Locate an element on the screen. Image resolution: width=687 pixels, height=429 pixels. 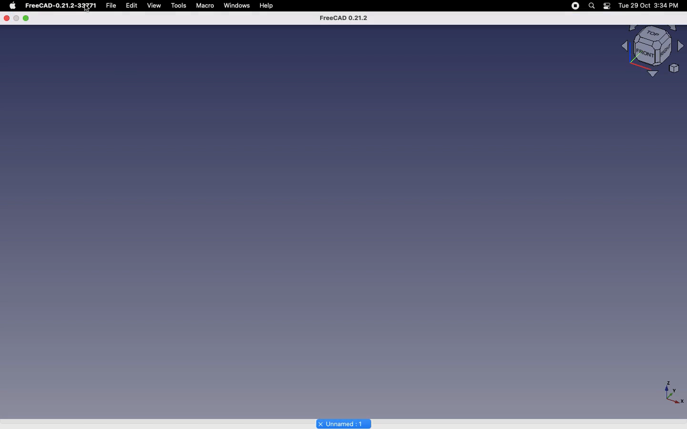
Macro is located at coordinates (205, 5).